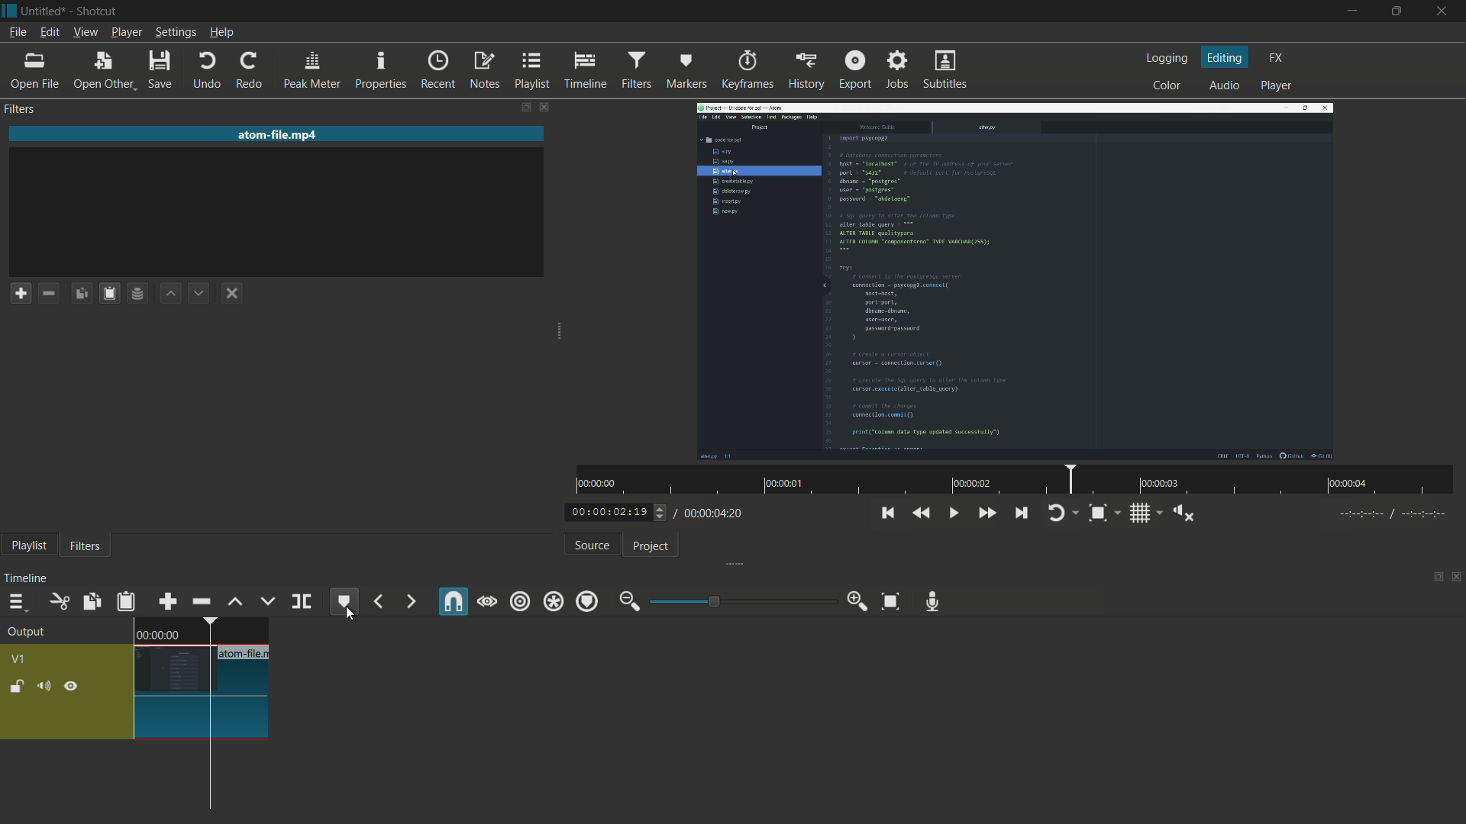 This screenshot has width=1466, height=824. Describe the element at coordinates (1097, 513) in the screenshot. I see `toggle zoom` at that location.